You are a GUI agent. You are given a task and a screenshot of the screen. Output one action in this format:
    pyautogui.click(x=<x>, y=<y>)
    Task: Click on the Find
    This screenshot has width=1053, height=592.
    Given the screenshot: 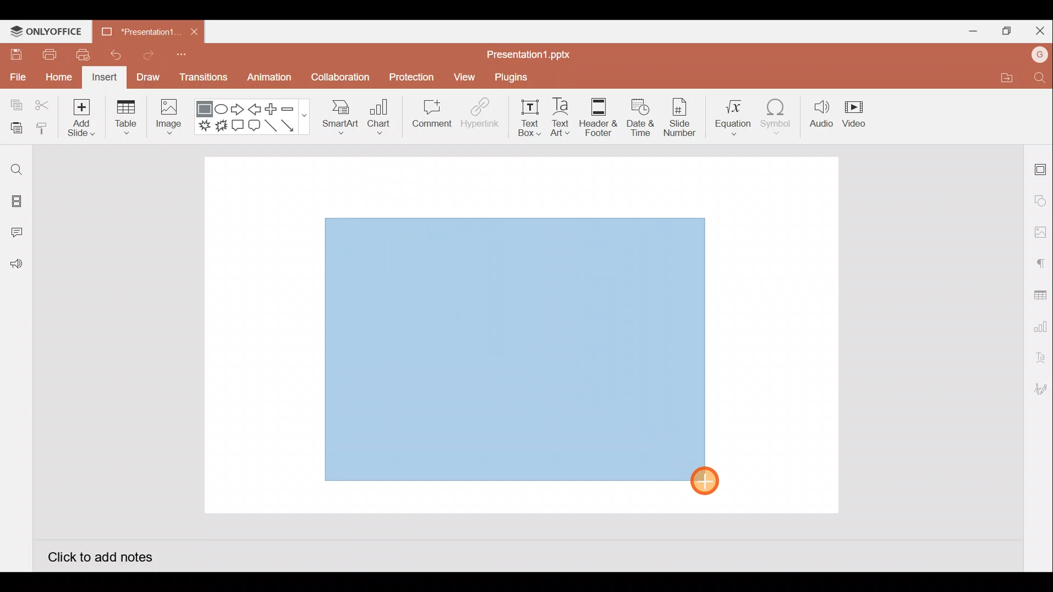 What is the action you would take?
    pyautogui.click(x=16, y=169)
    